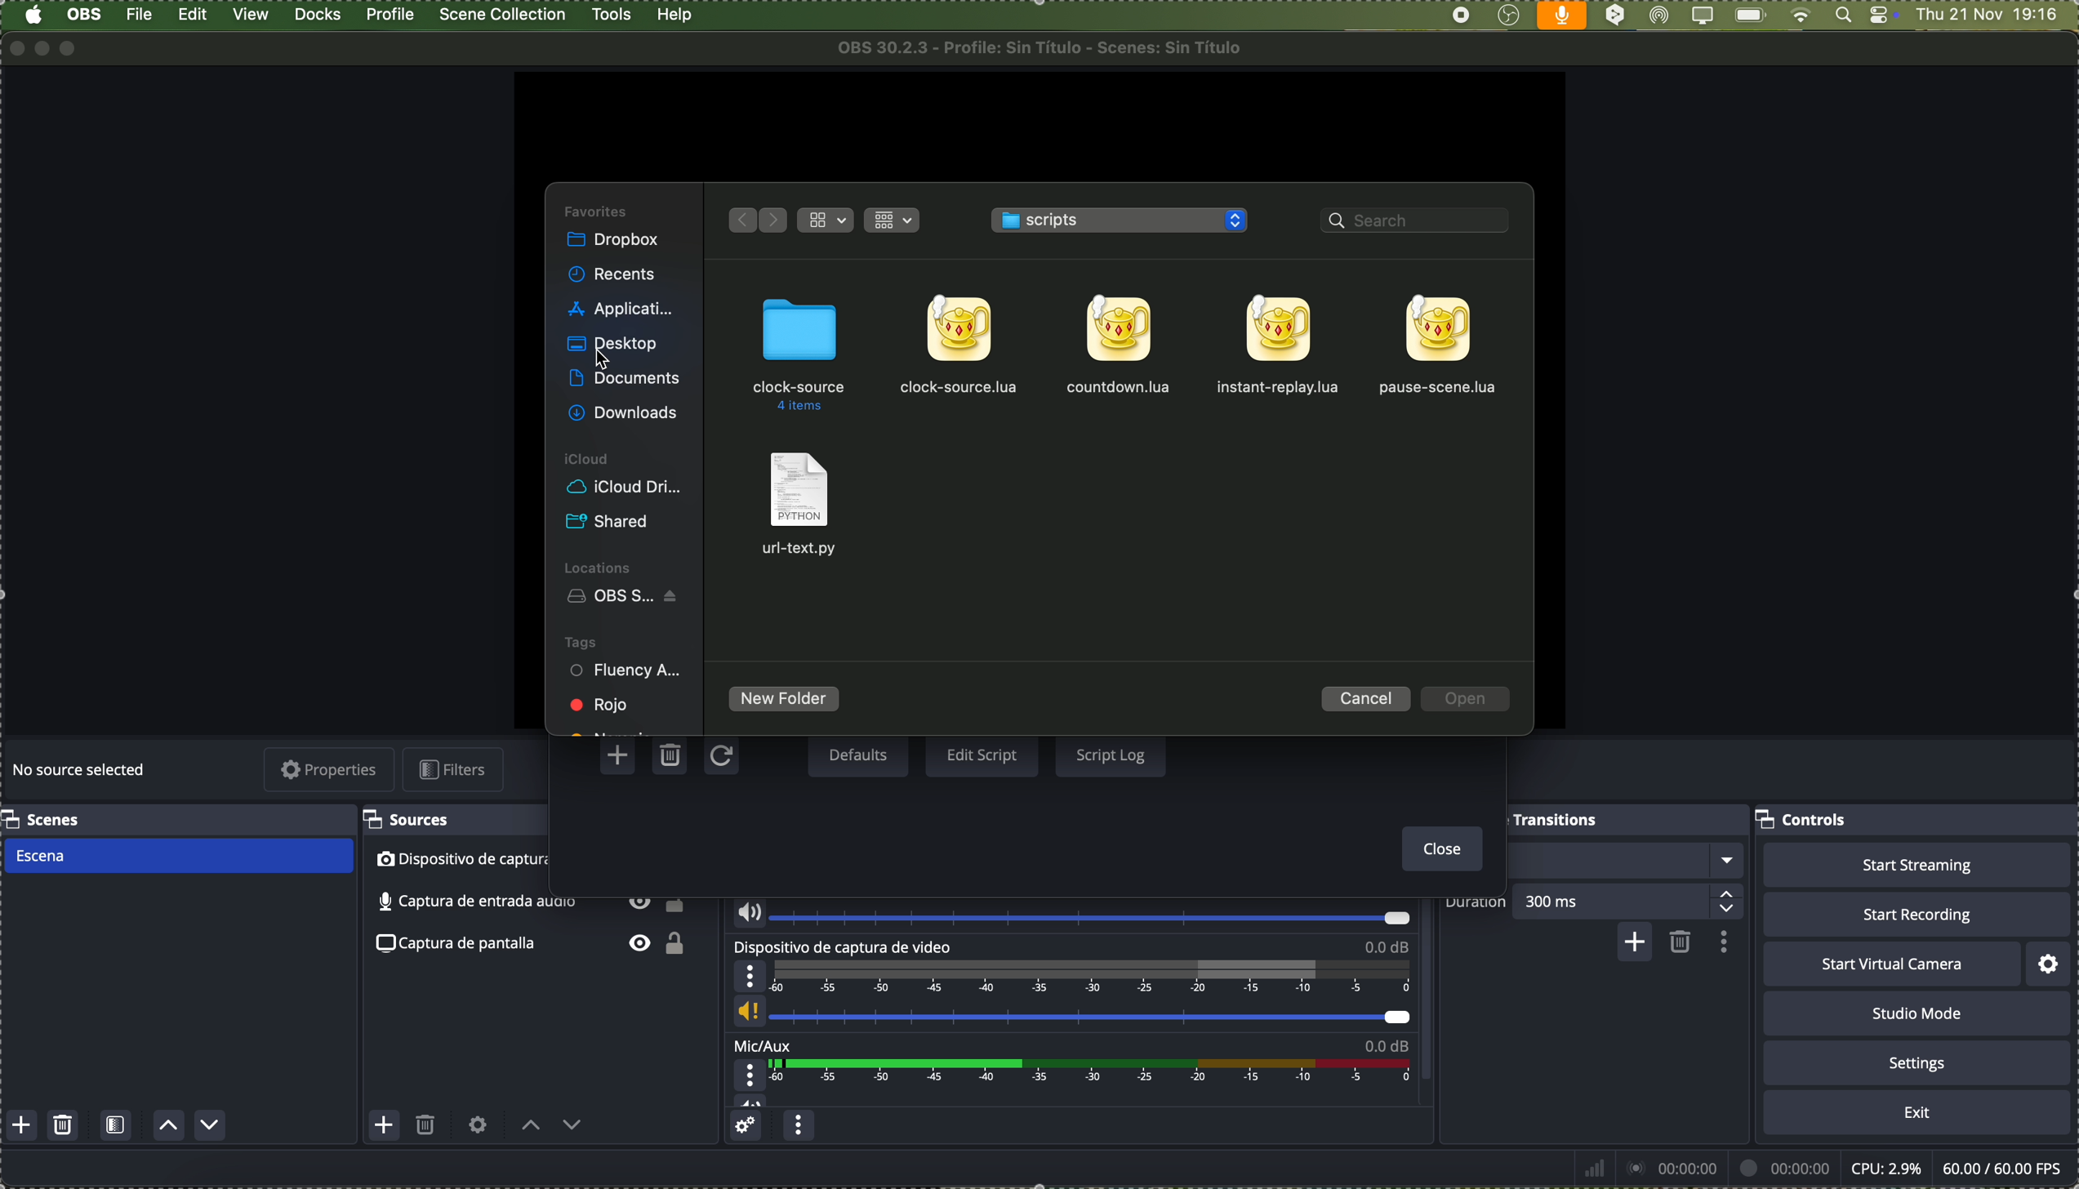 This screenshot has height=1189, width=2079. I want to click on DeepL, so click(1616, 16).